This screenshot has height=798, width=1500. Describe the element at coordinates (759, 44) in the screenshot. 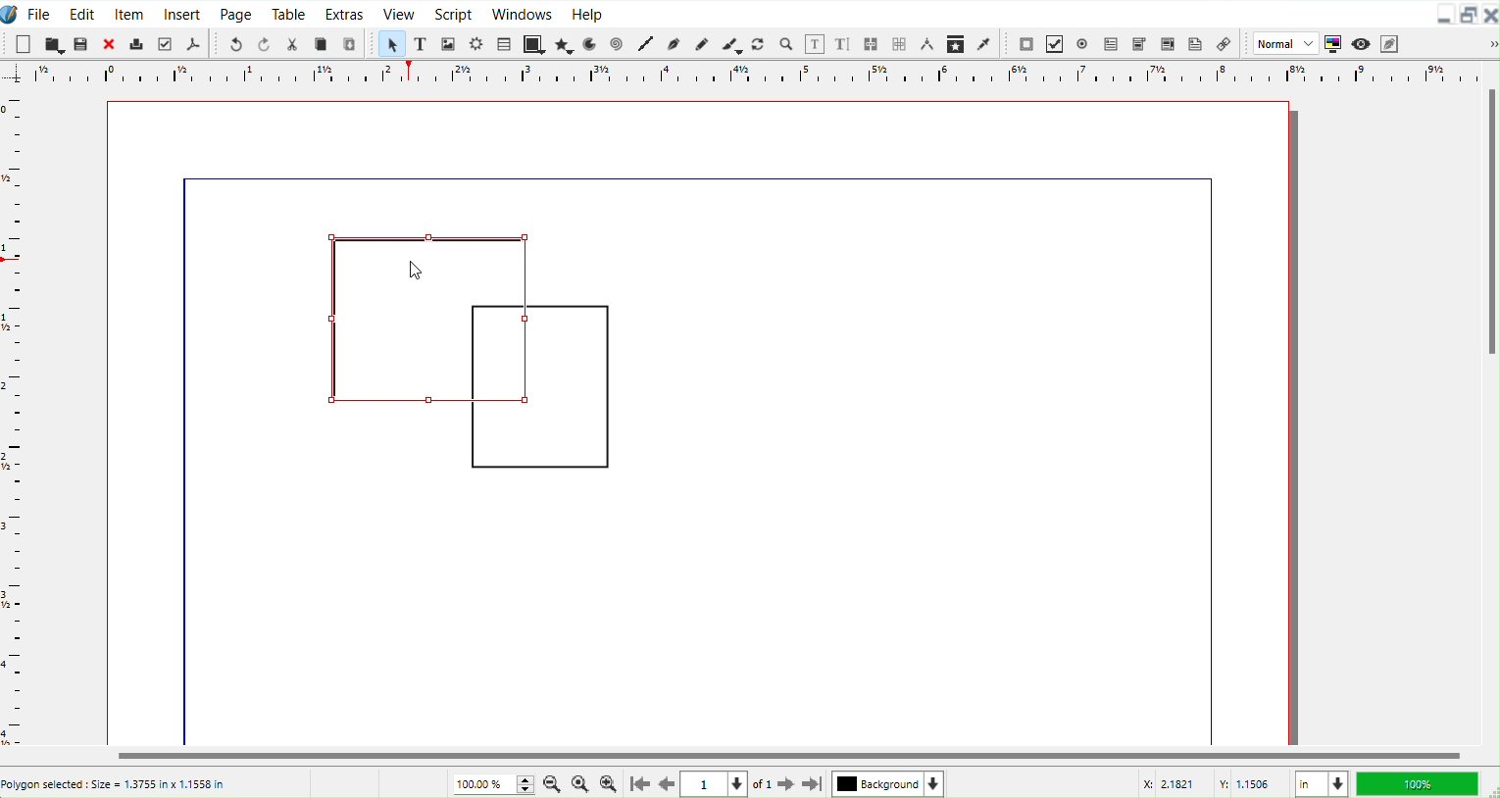

I see `Rotate Item` at that location.